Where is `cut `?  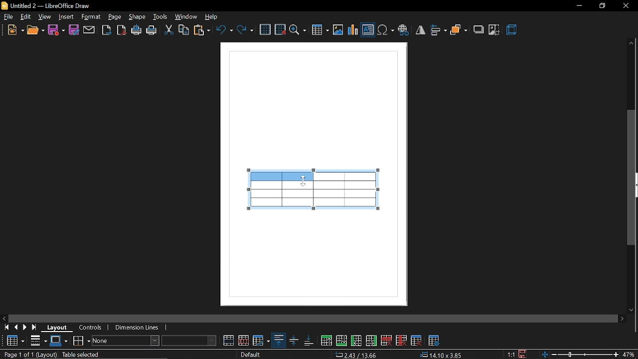
cut  is located at coordinates (169, 30).